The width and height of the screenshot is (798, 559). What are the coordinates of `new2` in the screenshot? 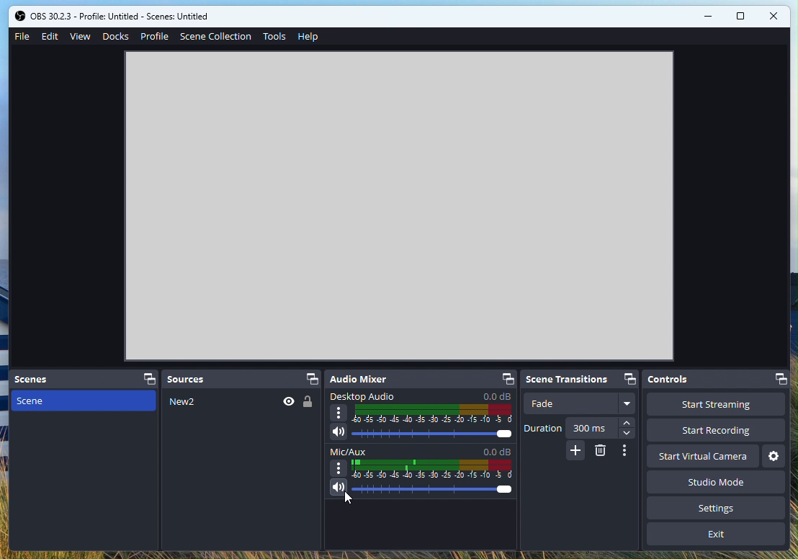 It's located at (240, 402).